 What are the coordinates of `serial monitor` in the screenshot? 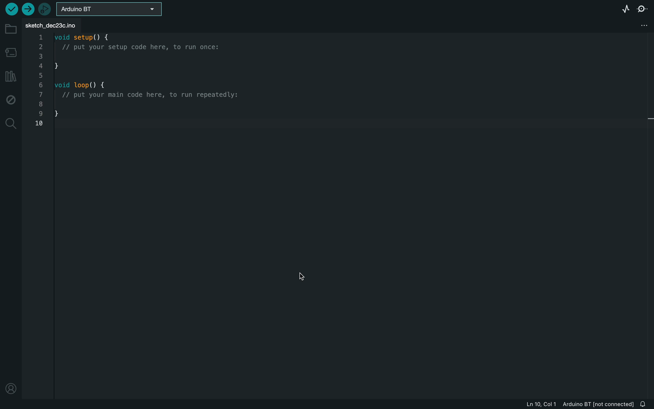 It's located at (642, 10).